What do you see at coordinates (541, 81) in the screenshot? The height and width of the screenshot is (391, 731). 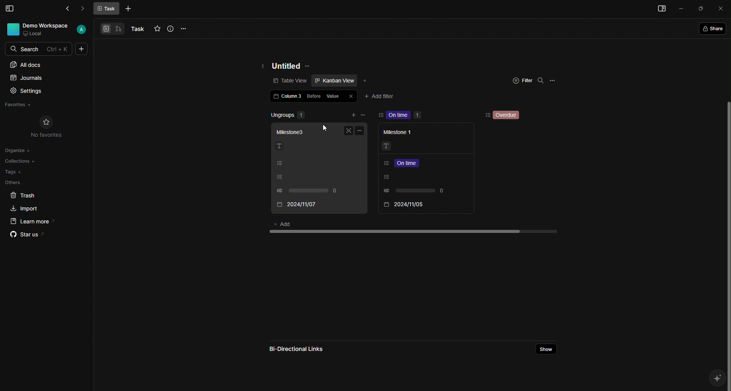 I see `Search` at bounding box center [541, 81].